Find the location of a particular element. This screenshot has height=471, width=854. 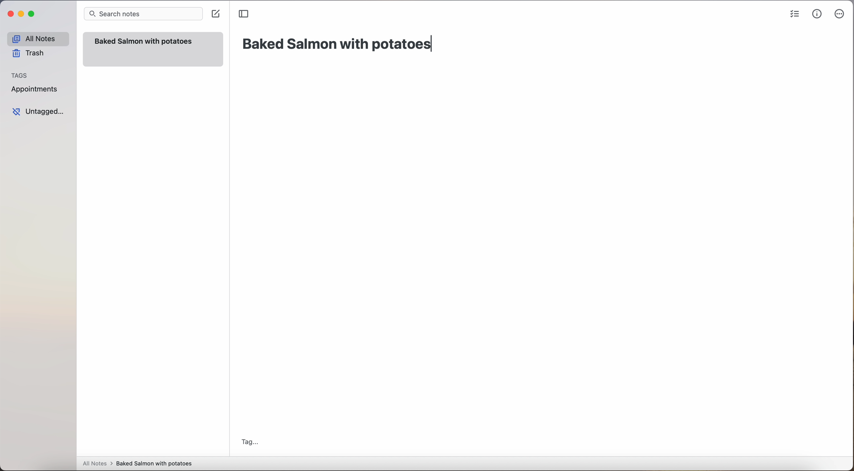

untagged is located at coordinates (39, 111).